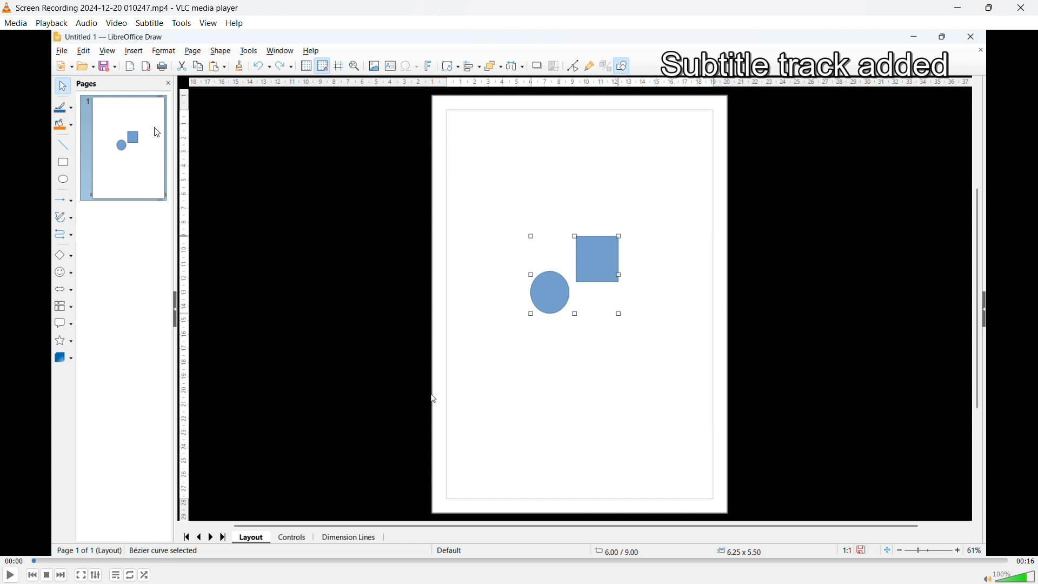  I want to click on export, so click(129, 67).